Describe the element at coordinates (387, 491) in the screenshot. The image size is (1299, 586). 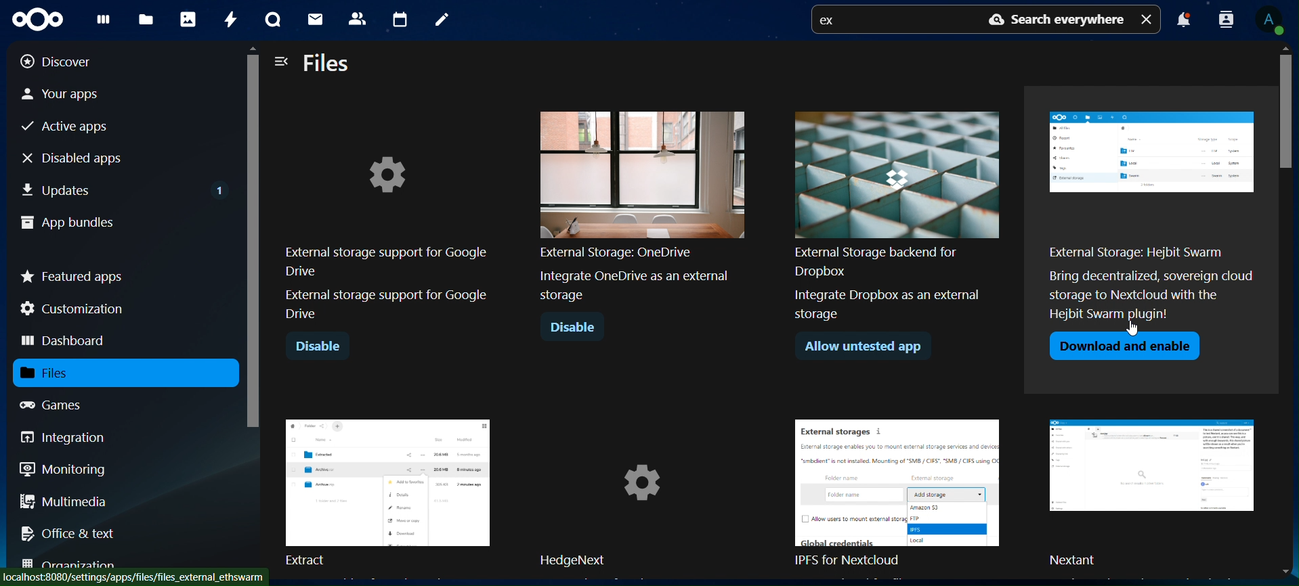
I see `extract` at that location.